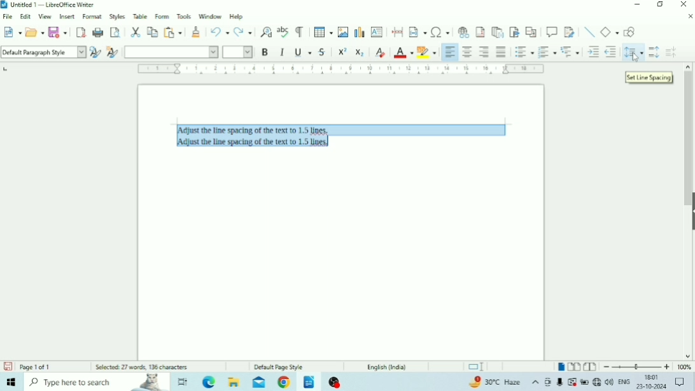 Image resolution: width=695 pixels, height=391 pixels. Describe the element at coordinates (340, 69) in the screenshot. I see `Horizontal scale` at that location.